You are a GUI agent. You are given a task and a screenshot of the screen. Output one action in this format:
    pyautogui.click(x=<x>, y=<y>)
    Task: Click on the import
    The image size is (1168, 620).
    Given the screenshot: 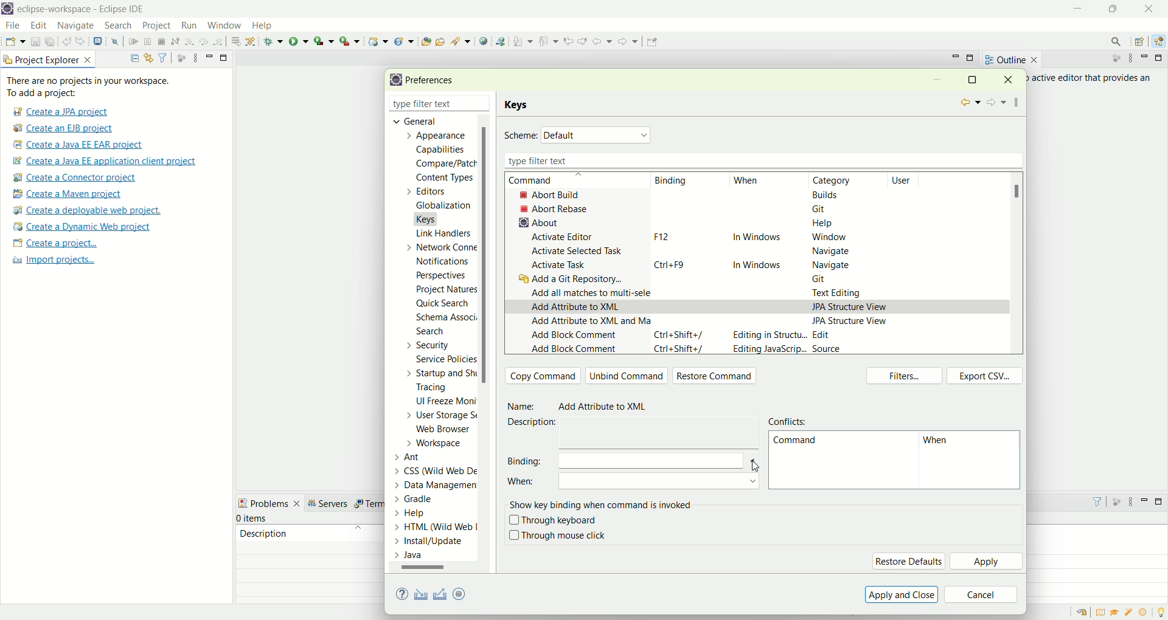 What is the action you would take?
    pyautogui.click(x=419, y=595)
    